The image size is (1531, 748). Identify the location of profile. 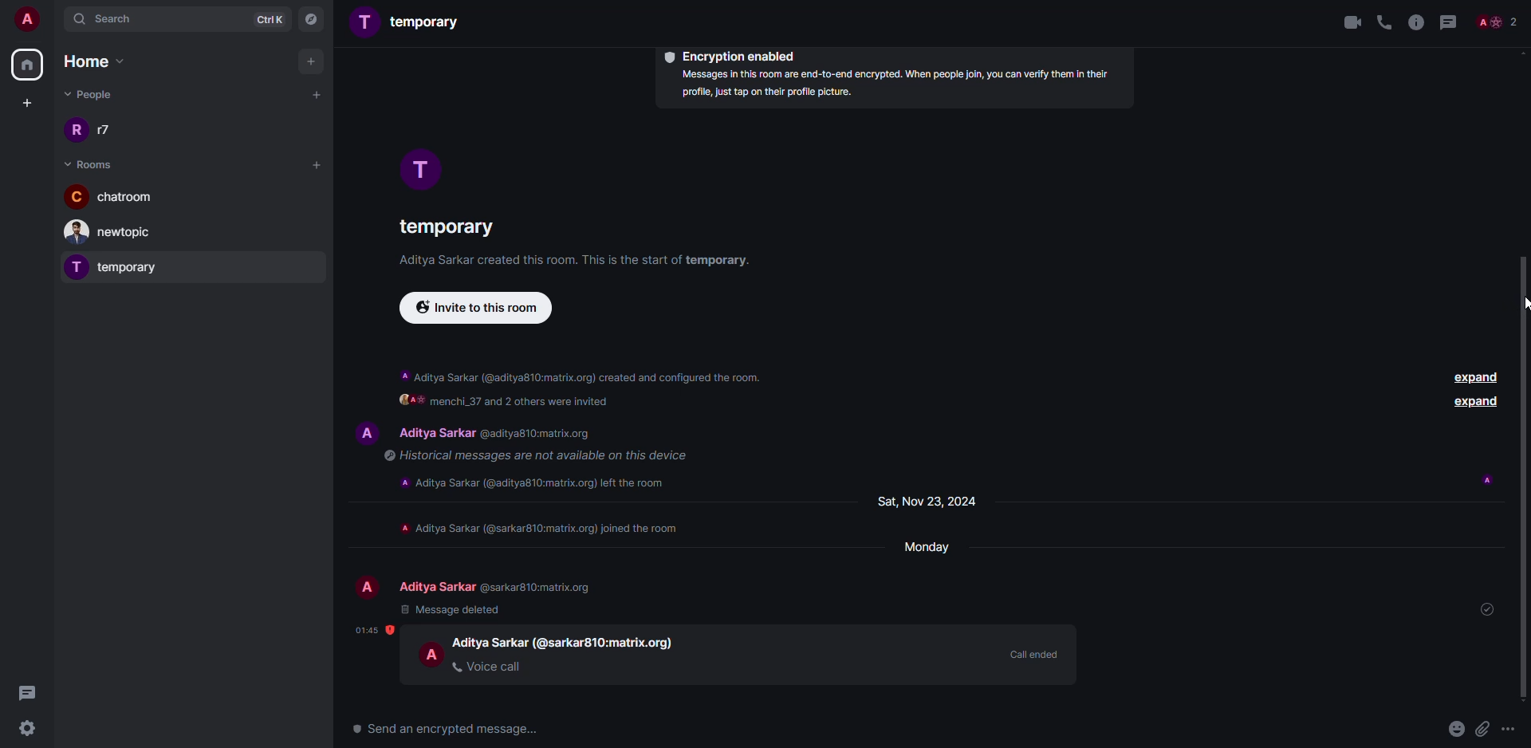
(370, 587).